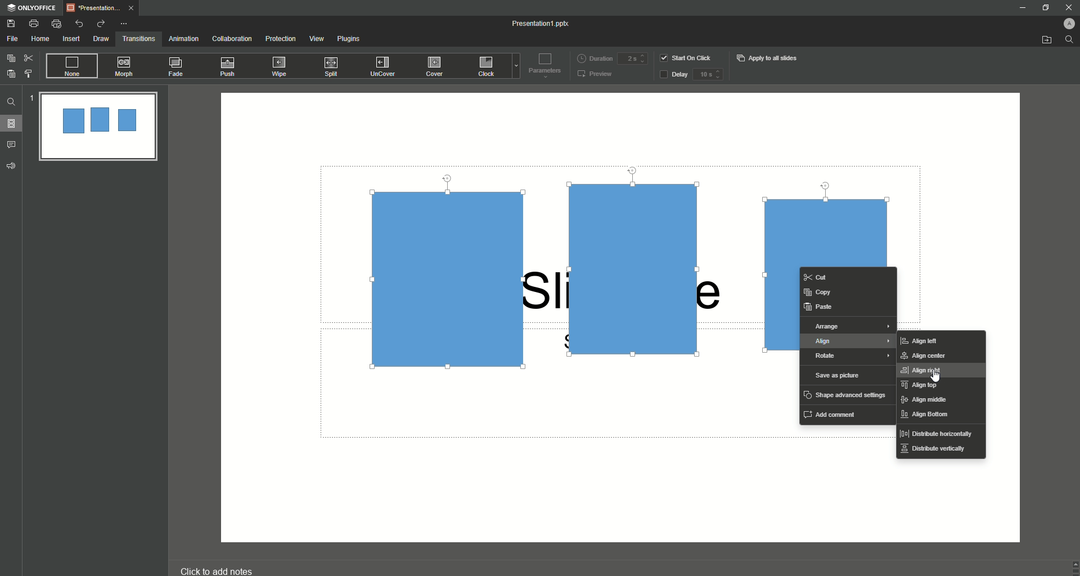  I want to click on Shape advanced settings, so click(845, 394).